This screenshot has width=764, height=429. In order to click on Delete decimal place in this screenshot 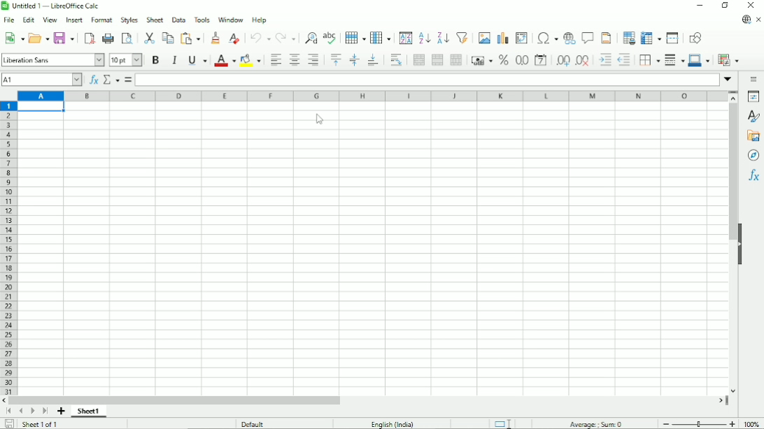, I will do `click(583, 61)`.